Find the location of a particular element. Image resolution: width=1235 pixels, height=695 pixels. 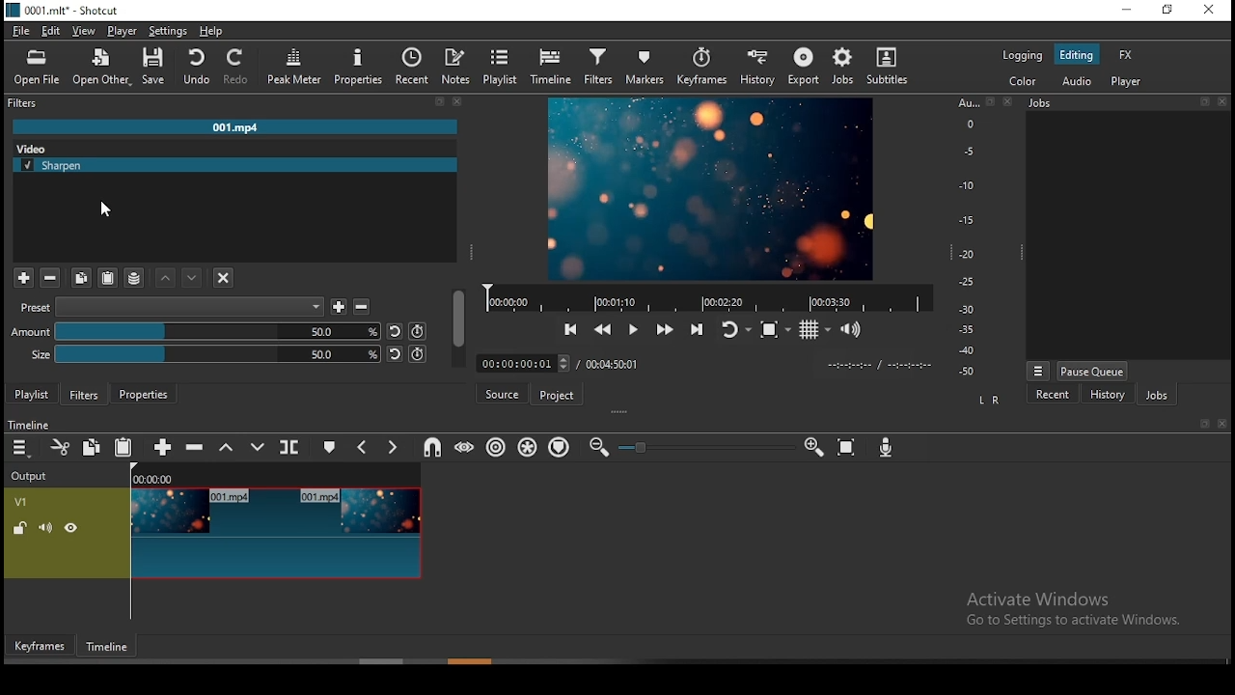

scroll bar is located at coordinates (474, 661).